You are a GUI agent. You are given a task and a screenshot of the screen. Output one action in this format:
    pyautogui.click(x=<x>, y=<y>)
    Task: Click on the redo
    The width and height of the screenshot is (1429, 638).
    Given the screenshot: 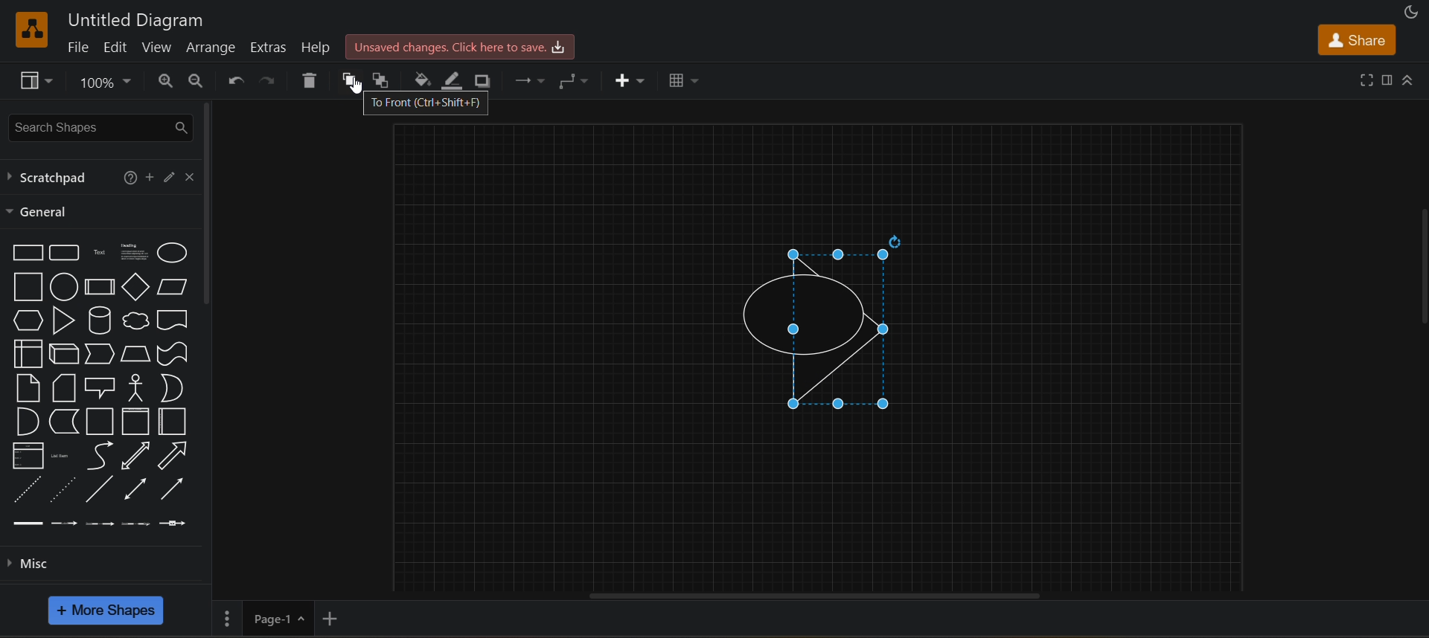 What is the action you would take?
    pyautogui.click(x=266, y=80)
    